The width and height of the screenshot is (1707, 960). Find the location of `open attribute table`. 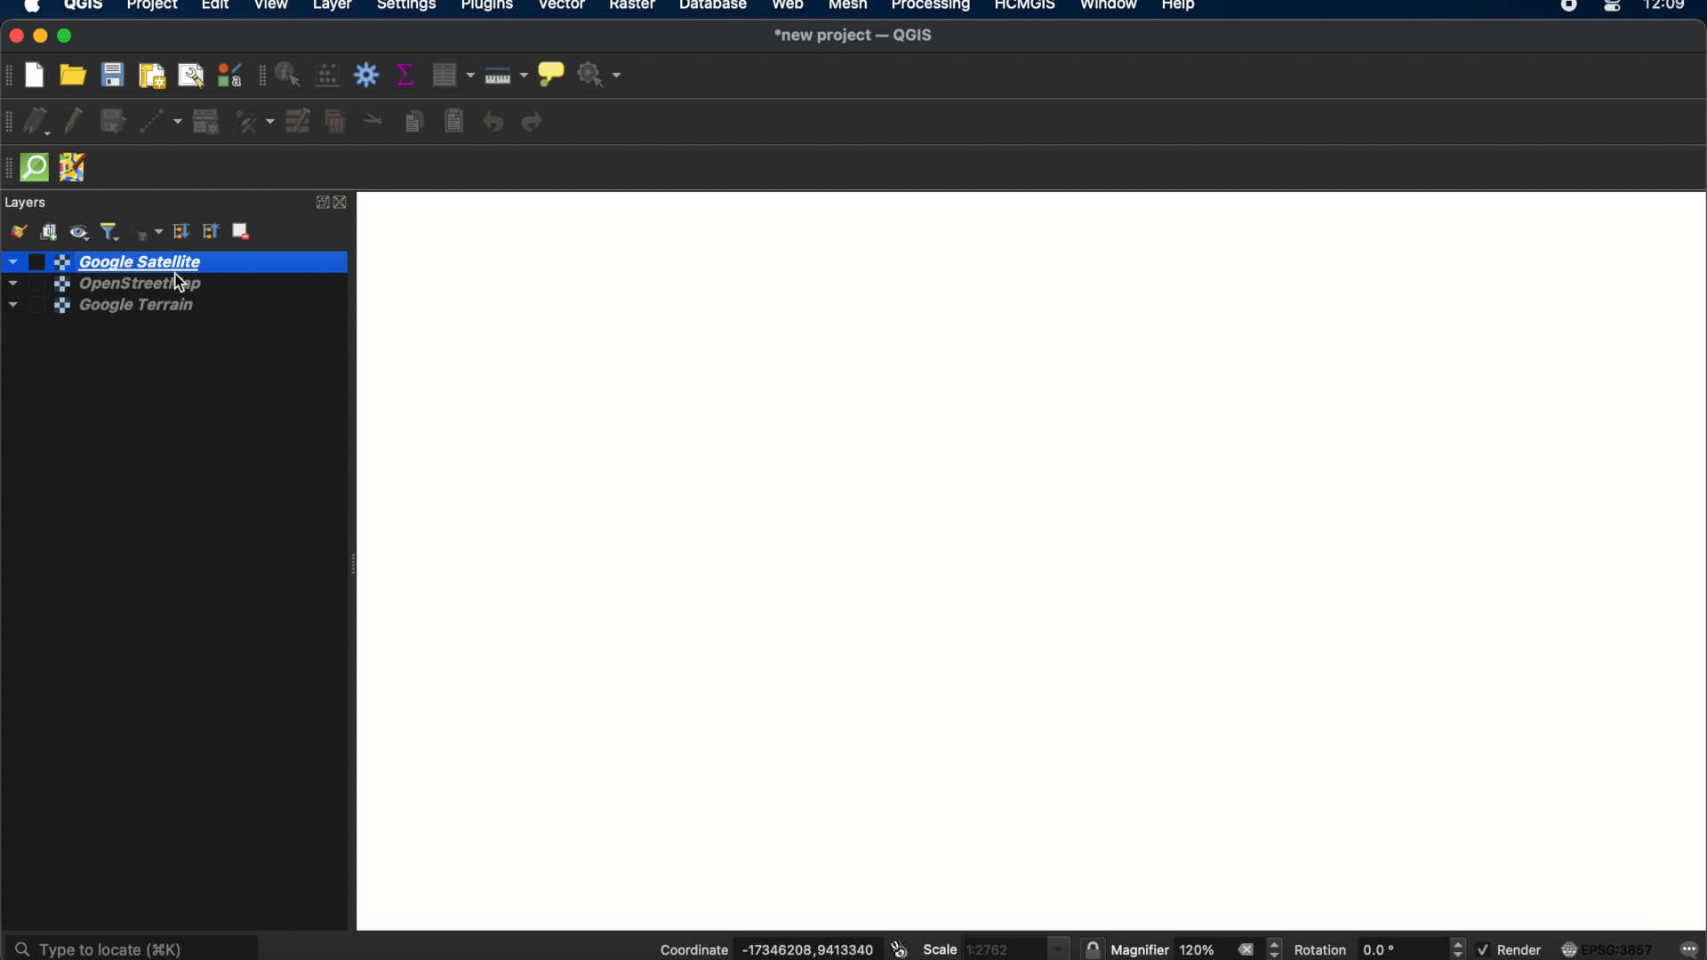

open attribute table is located at coordinates (456, 76).